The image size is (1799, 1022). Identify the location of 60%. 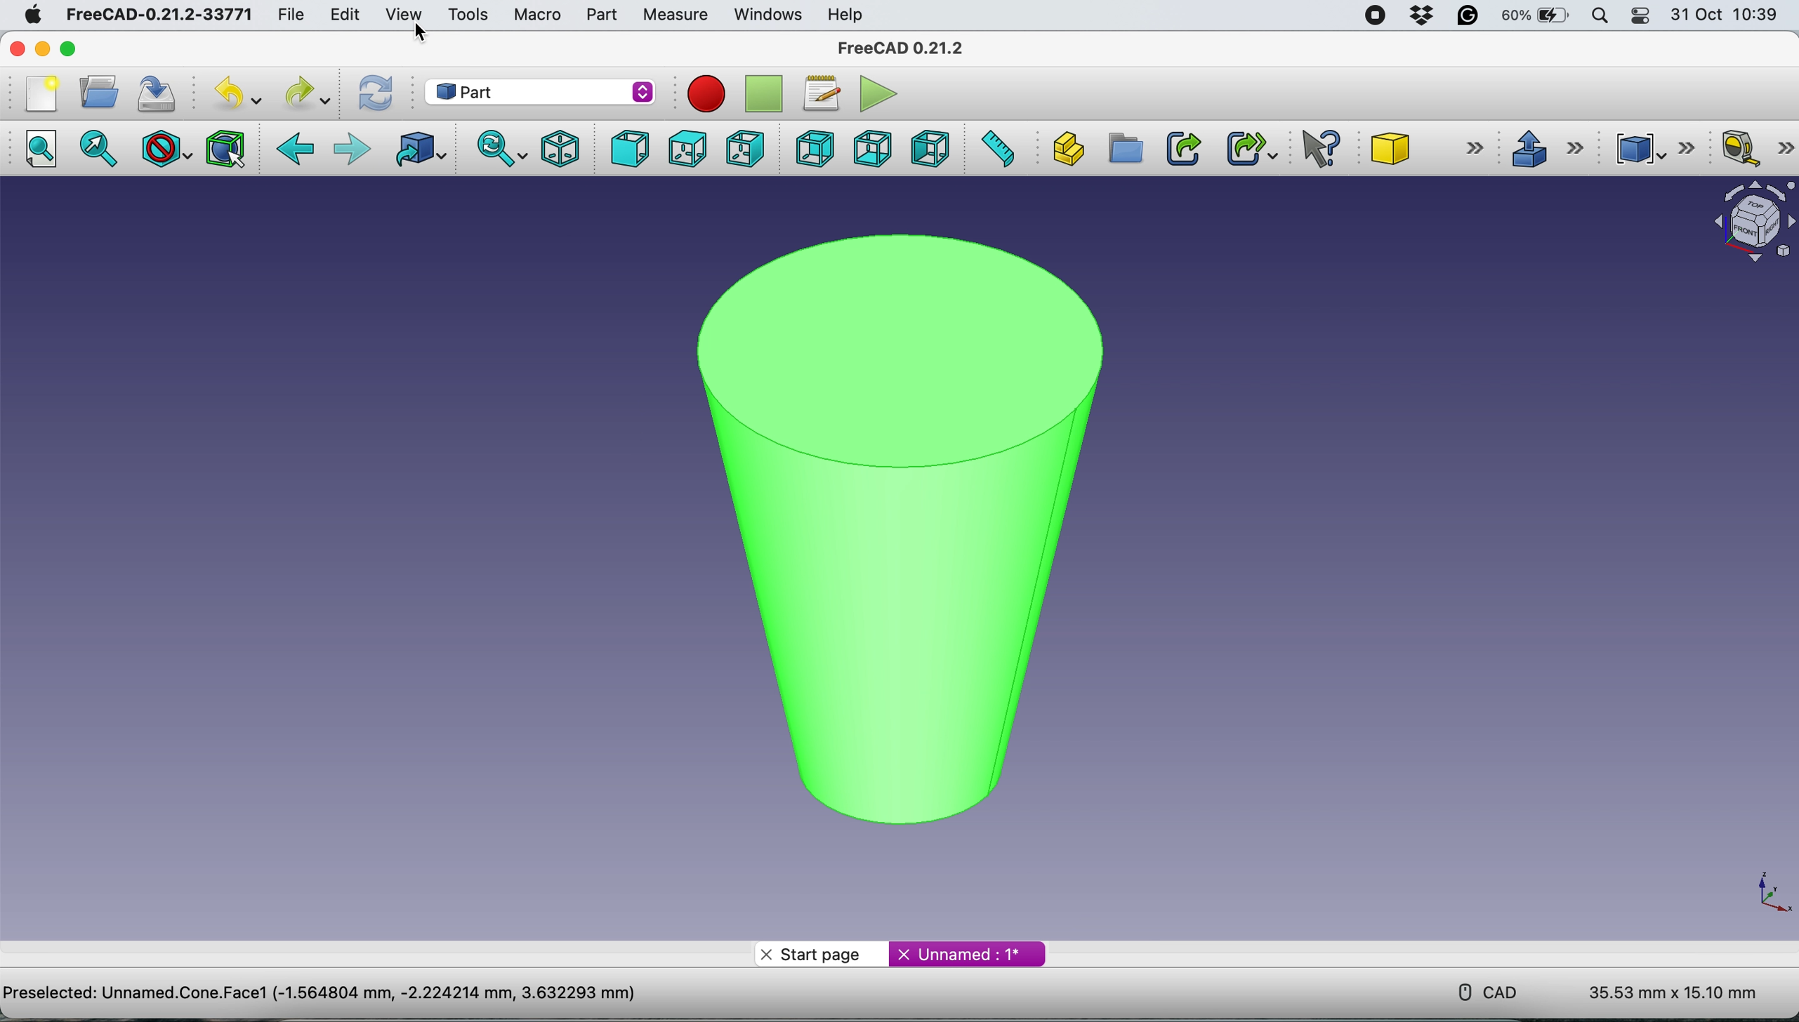
(1535, 17).